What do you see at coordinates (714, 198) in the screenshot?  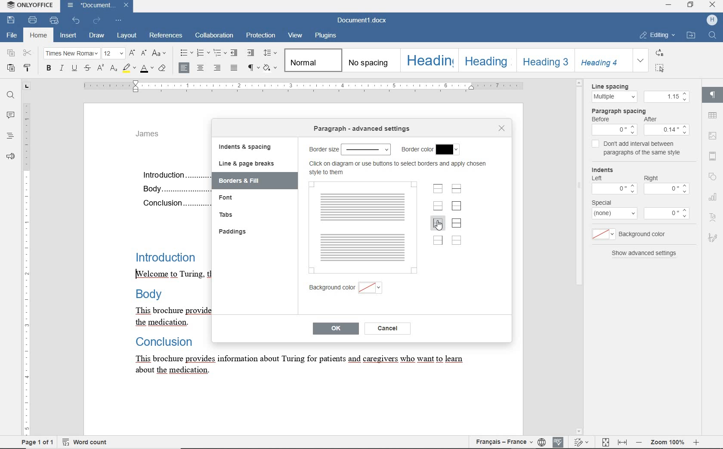 I see `chart` at bounding box center [714, 198].